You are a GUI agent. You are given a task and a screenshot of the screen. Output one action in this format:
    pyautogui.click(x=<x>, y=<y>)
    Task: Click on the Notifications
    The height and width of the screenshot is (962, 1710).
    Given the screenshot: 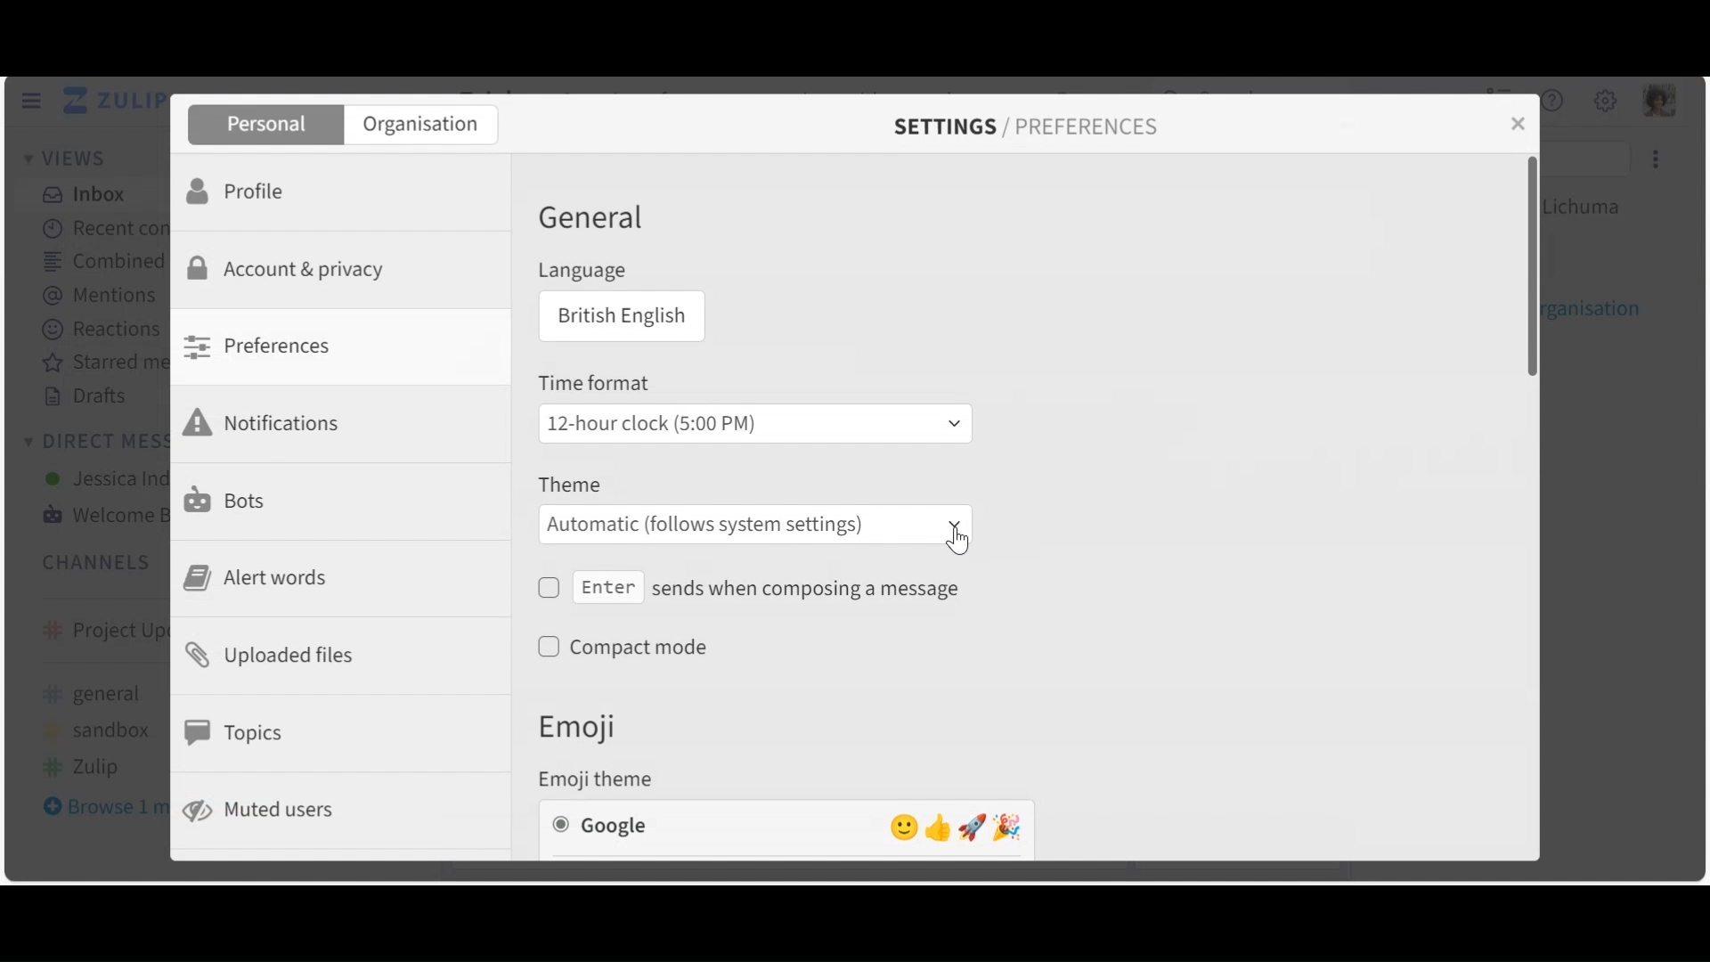 What is the action you would take?
    pyautogui.click(x=268, y=421)
    